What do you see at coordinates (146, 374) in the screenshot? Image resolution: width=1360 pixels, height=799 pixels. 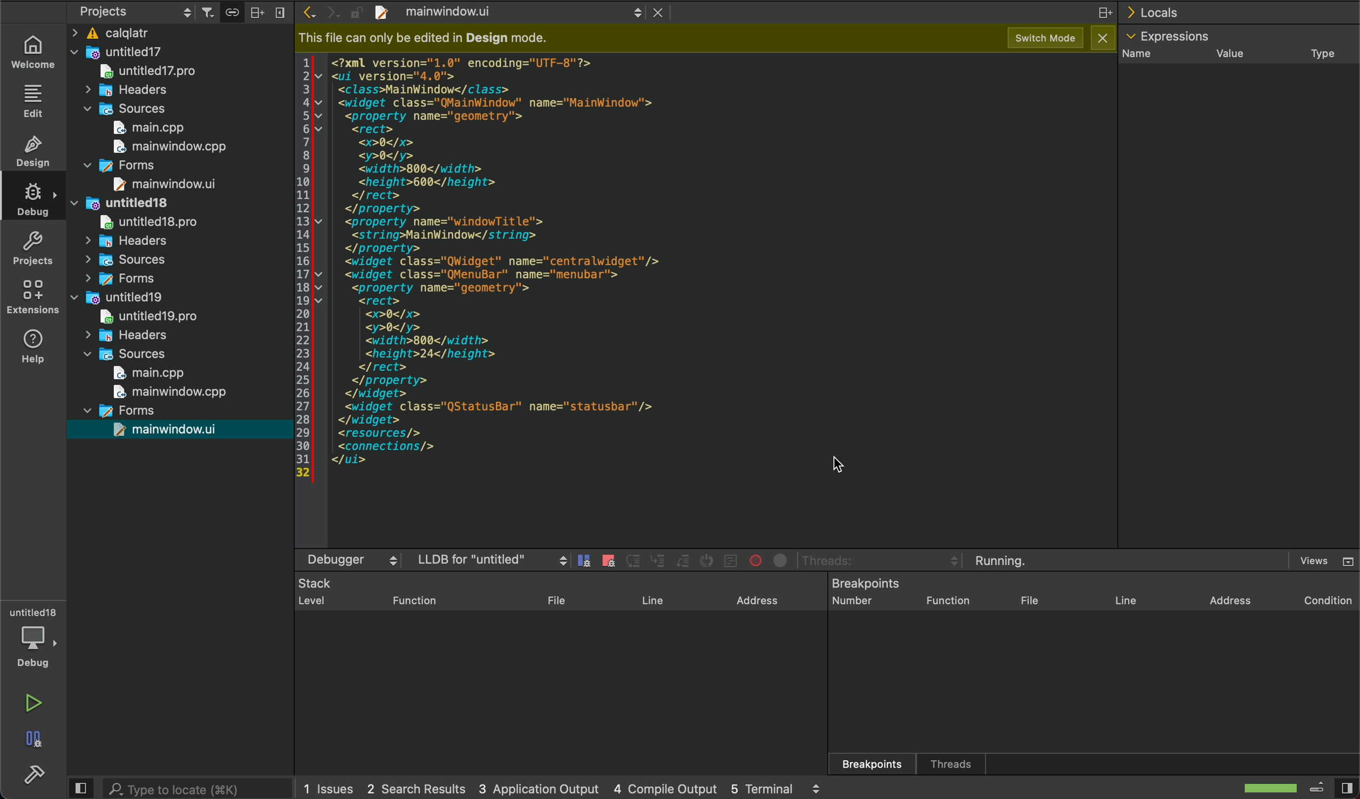 I see `main cpp` at bounding box center [146, 374].